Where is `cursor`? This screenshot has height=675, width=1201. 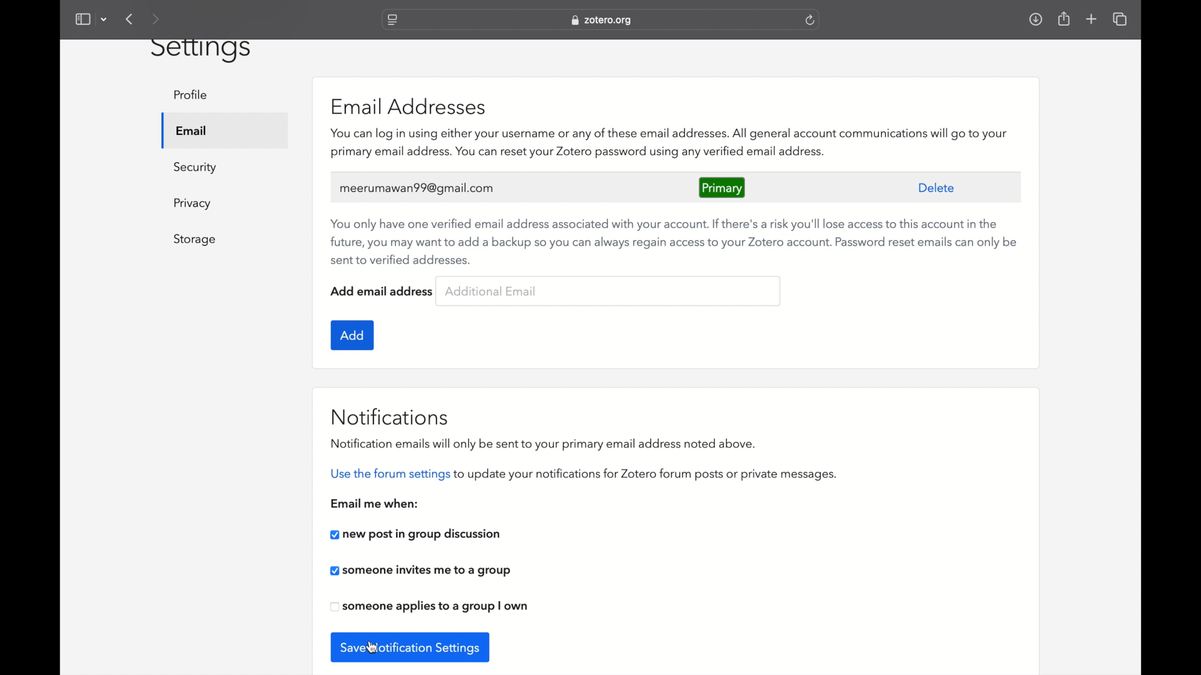
cursor is located at coordinates (372, 647).